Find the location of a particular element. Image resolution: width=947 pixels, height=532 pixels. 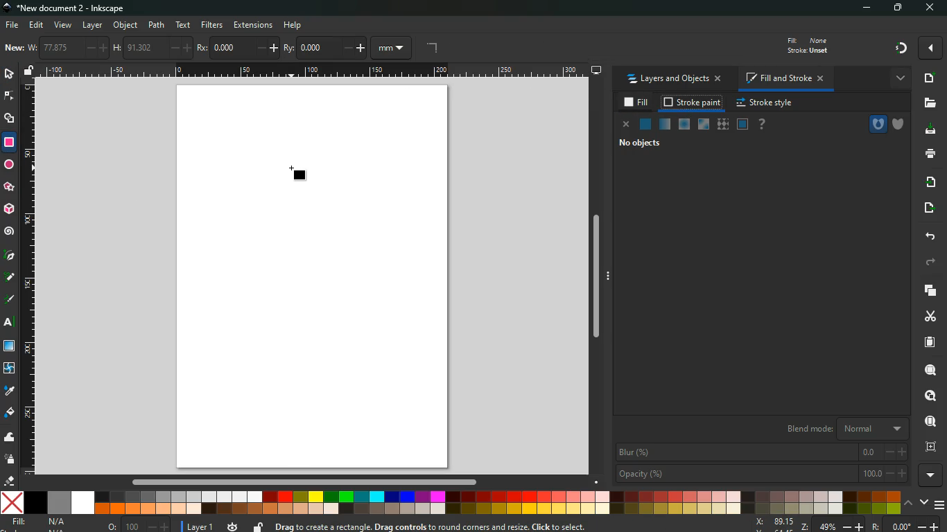

more is located at coordinates (930, 475).